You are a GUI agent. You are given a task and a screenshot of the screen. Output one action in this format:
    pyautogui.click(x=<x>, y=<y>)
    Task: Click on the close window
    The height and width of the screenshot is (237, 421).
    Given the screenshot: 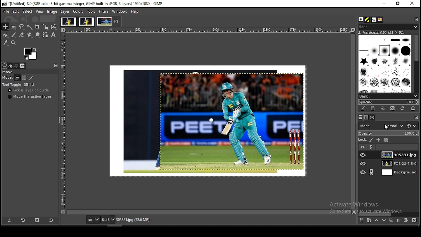 What is the action you would take?
    pyautogui.click(x=413, y=4)
    